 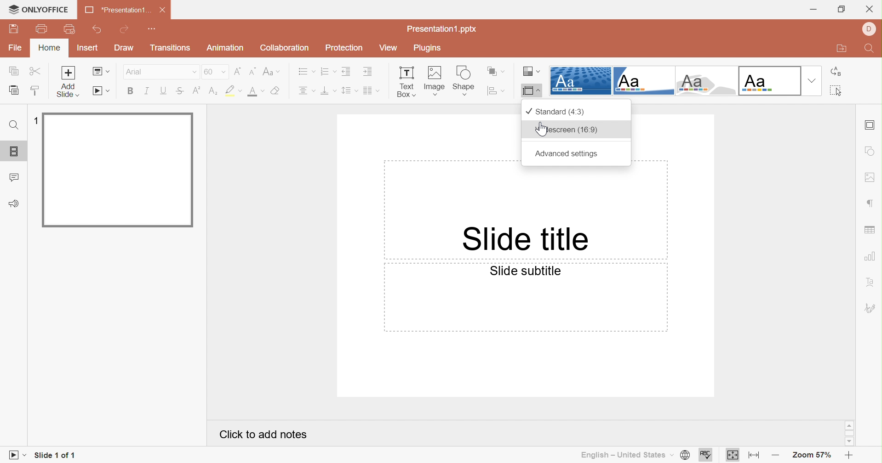 What do you see at coordinates (346, 72) in the screenshot?
I see `Decrease indent` at bounding box center [346, 72].